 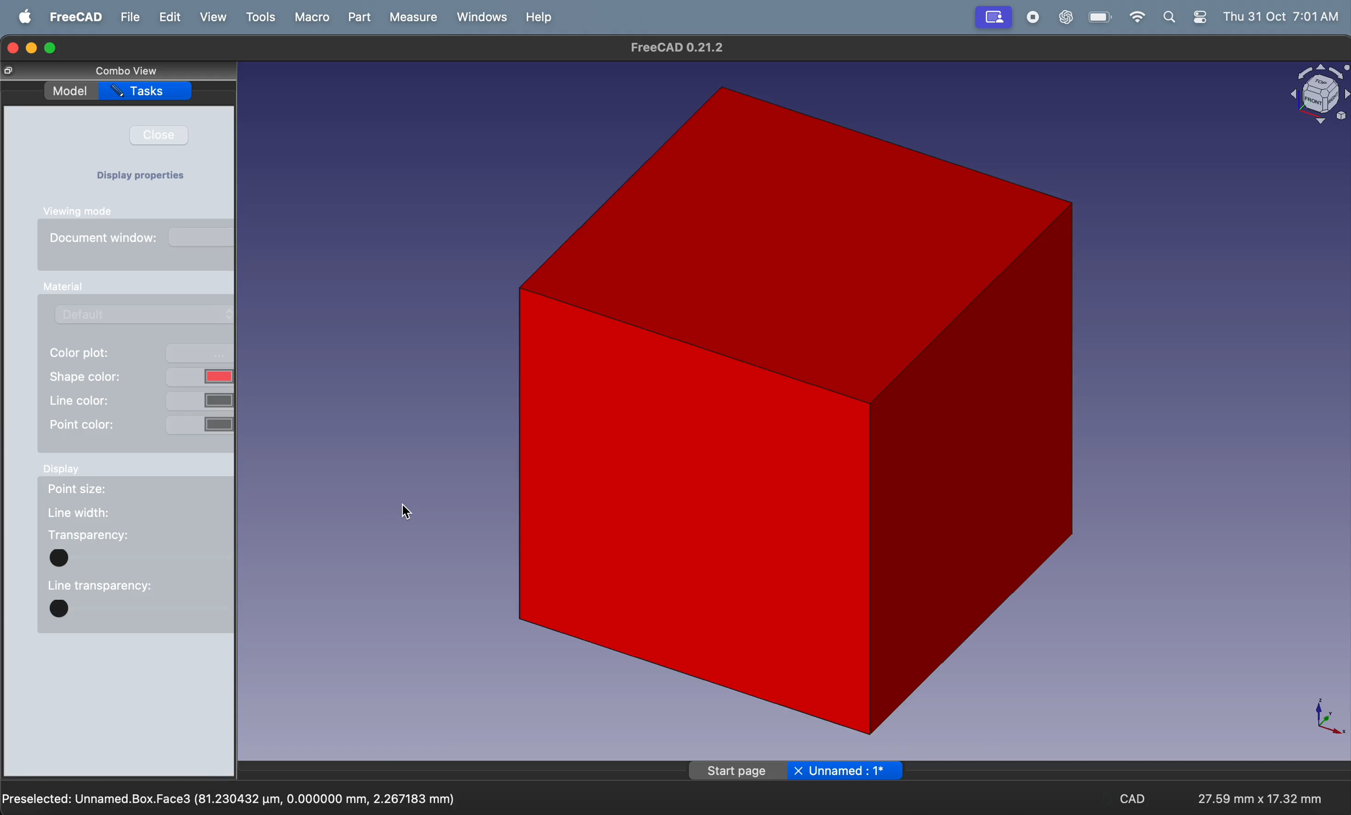 What do you see at coordinates (52, 49) in the screenshot?
I see `maximize` at bounding box center [52, 49].